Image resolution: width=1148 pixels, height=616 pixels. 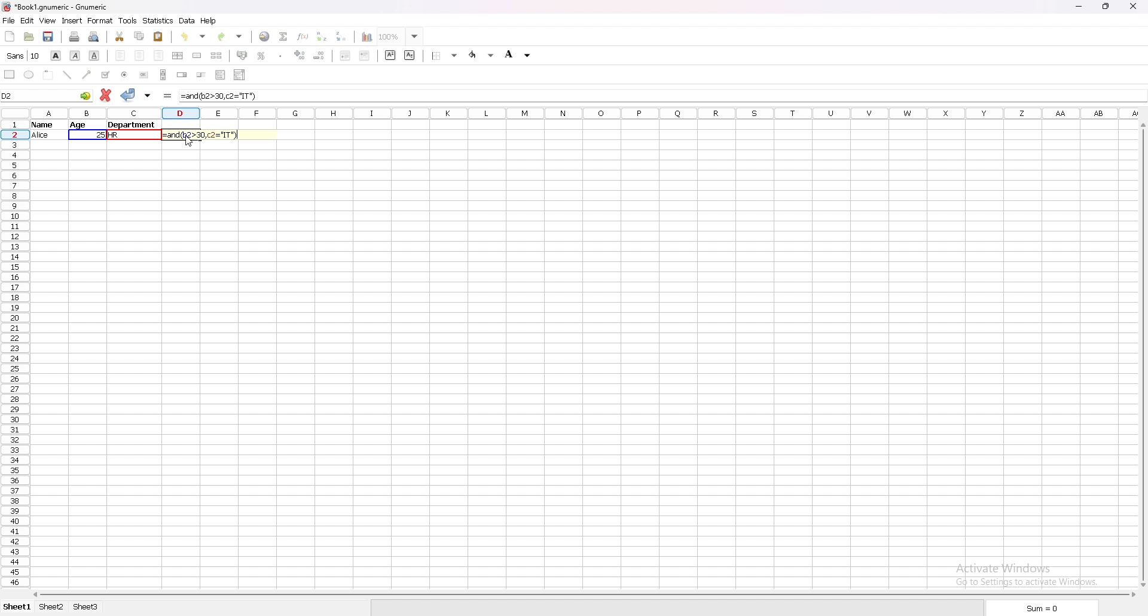 What do you see at coordinates (48, 21) in the screenshot?
I see `view` at bounding box center [48, 21].